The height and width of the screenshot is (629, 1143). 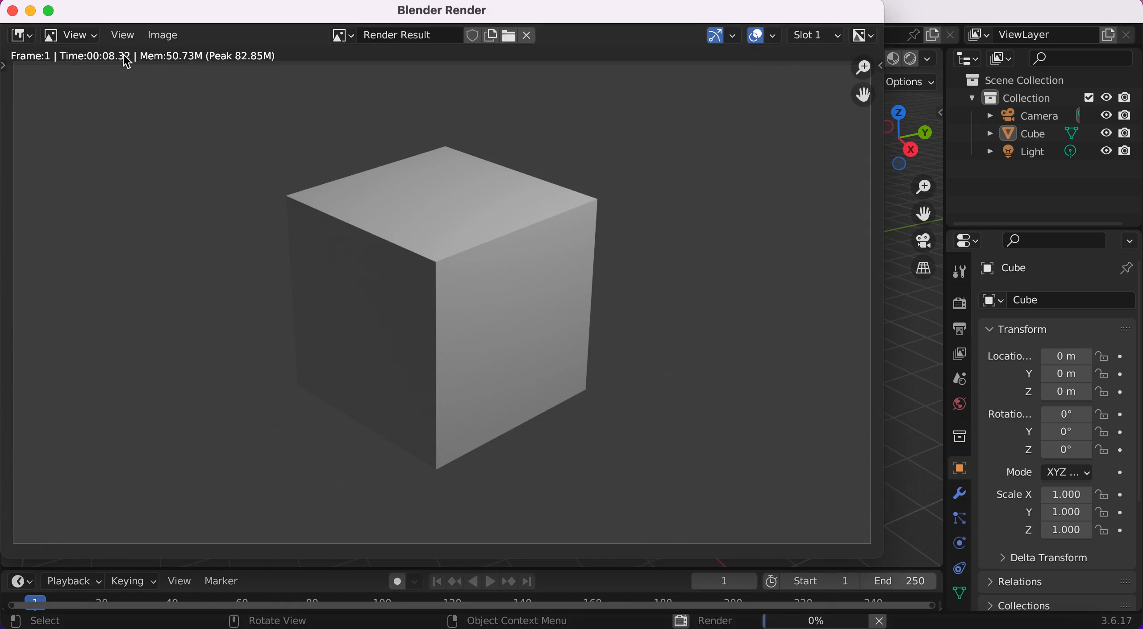 What do you see at coordinates (1037, 413) in the screenshot?
I see `rotatio... 0` at bounding box center [1037, 413].